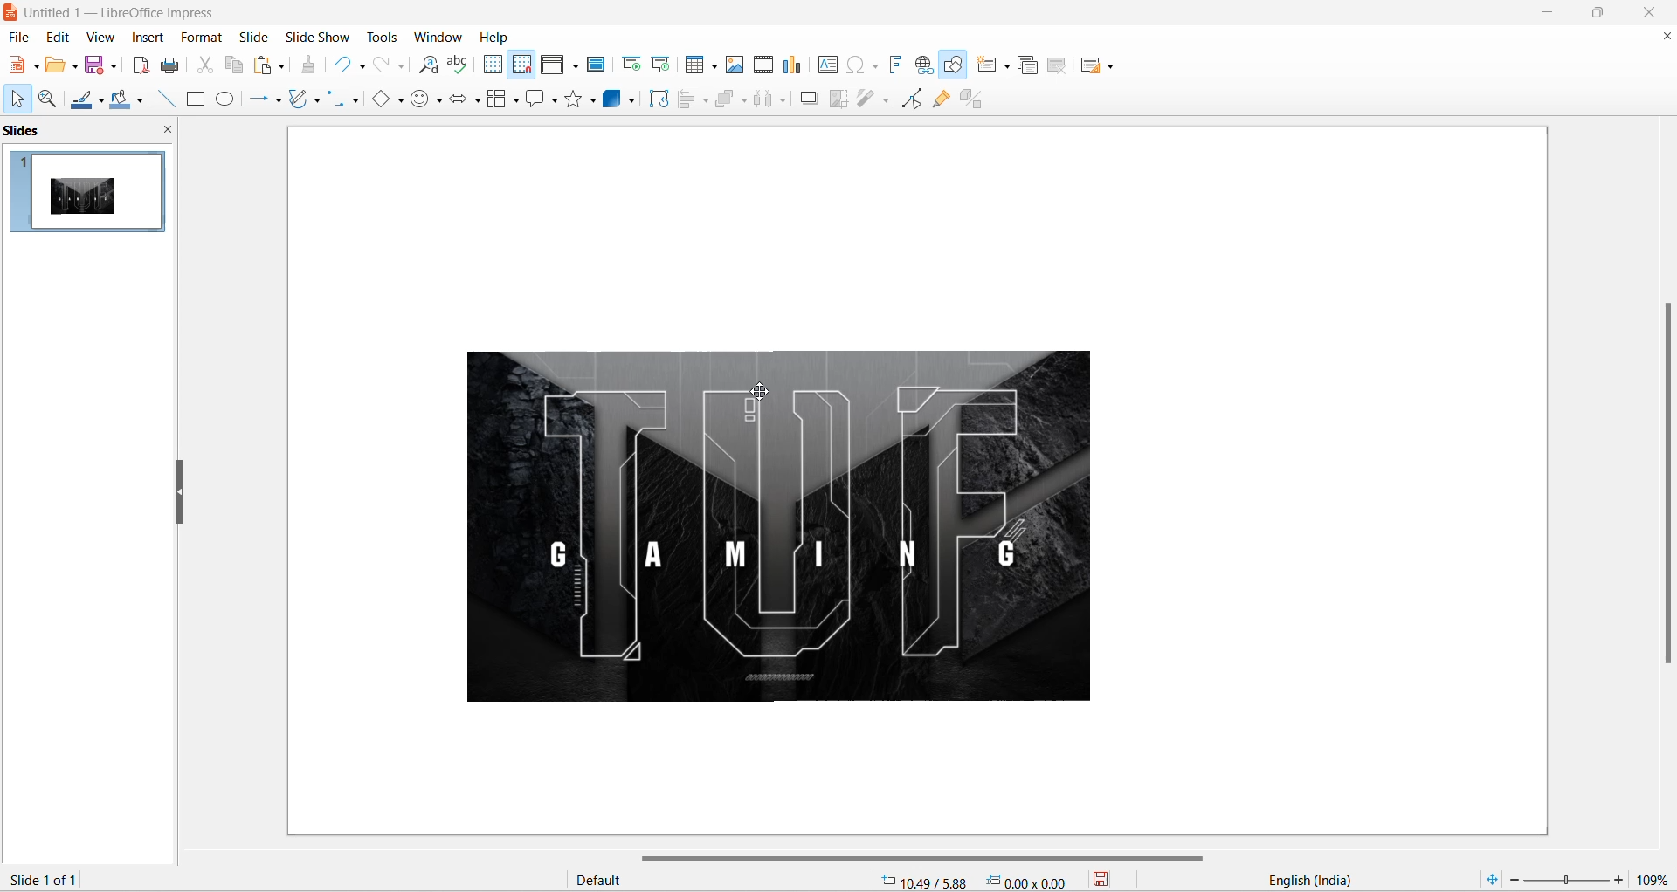 This screenshot has height=892, width=1677. Describe the element at coordinates (51, 879) in the screenshot. I see `current slide` at that location.